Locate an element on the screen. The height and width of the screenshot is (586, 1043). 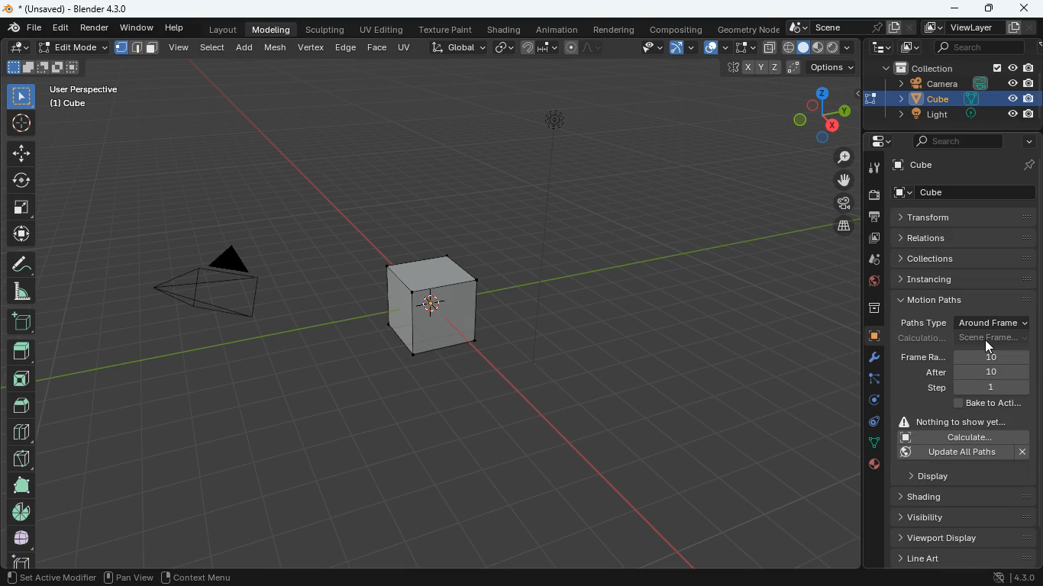
relations is located at coordinates (962, 237).